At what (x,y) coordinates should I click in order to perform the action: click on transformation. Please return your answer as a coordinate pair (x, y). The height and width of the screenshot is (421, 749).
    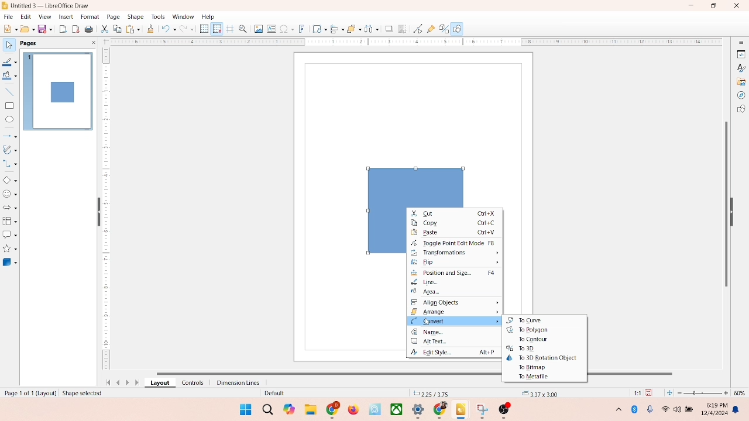
    Looking at the image, I should click on (454, 252).